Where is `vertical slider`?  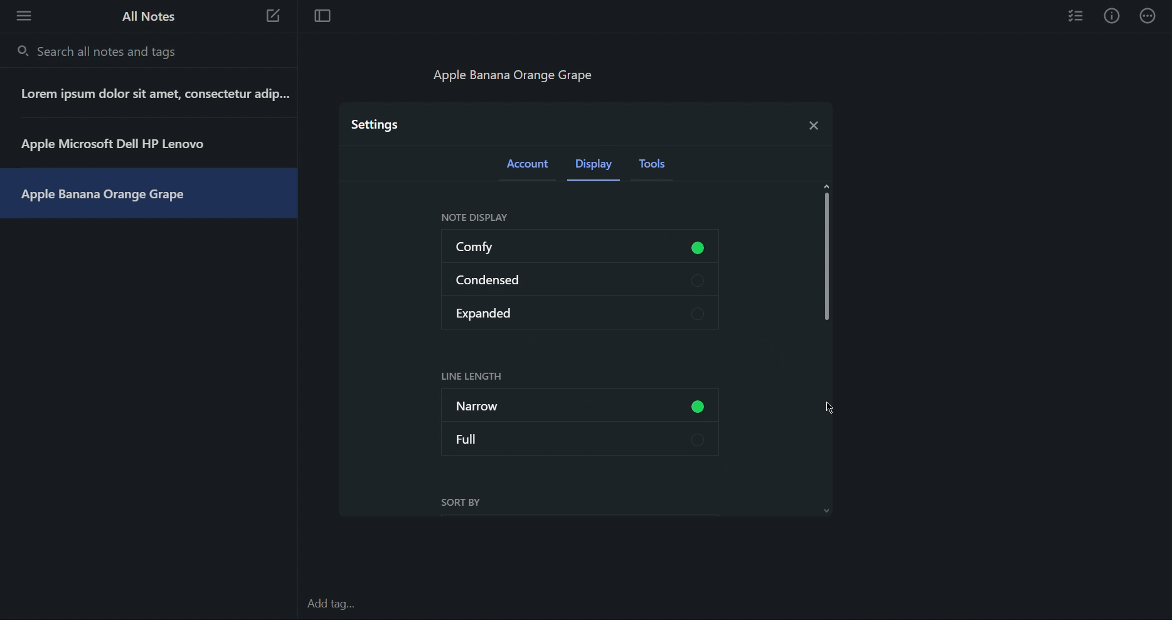 vertical slider is located at coordinates (828, 260).